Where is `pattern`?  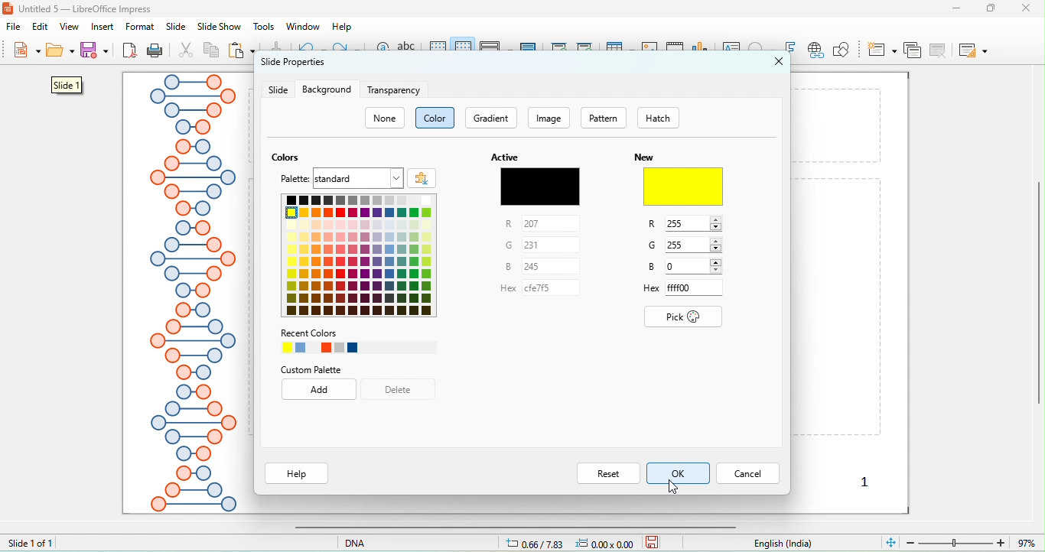 pattern is located at coordinates (604, 119).